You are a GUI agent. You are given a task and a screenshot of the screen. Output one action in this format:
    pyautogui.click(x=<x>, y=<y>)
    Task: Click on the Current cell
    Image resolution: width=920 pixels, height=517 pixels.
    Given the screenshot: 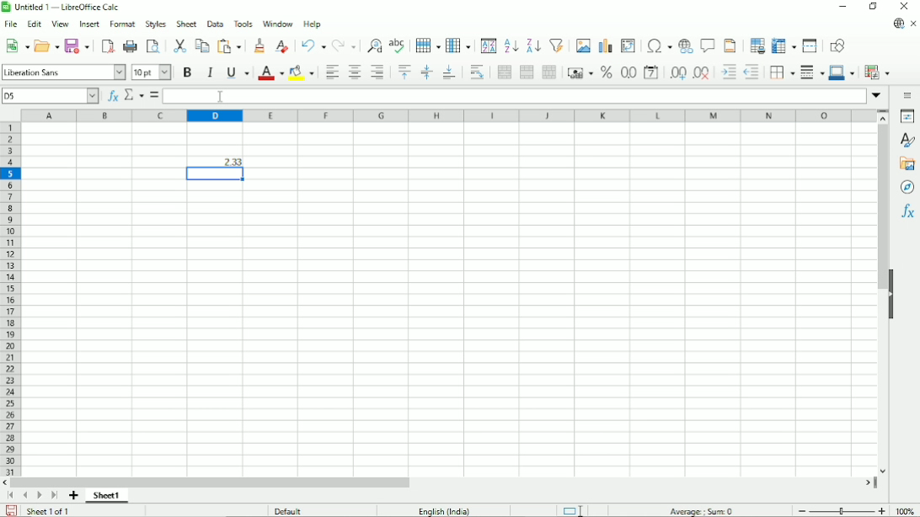 What is the action you would take?
    pyautogui.click(x=50, y=96)
    